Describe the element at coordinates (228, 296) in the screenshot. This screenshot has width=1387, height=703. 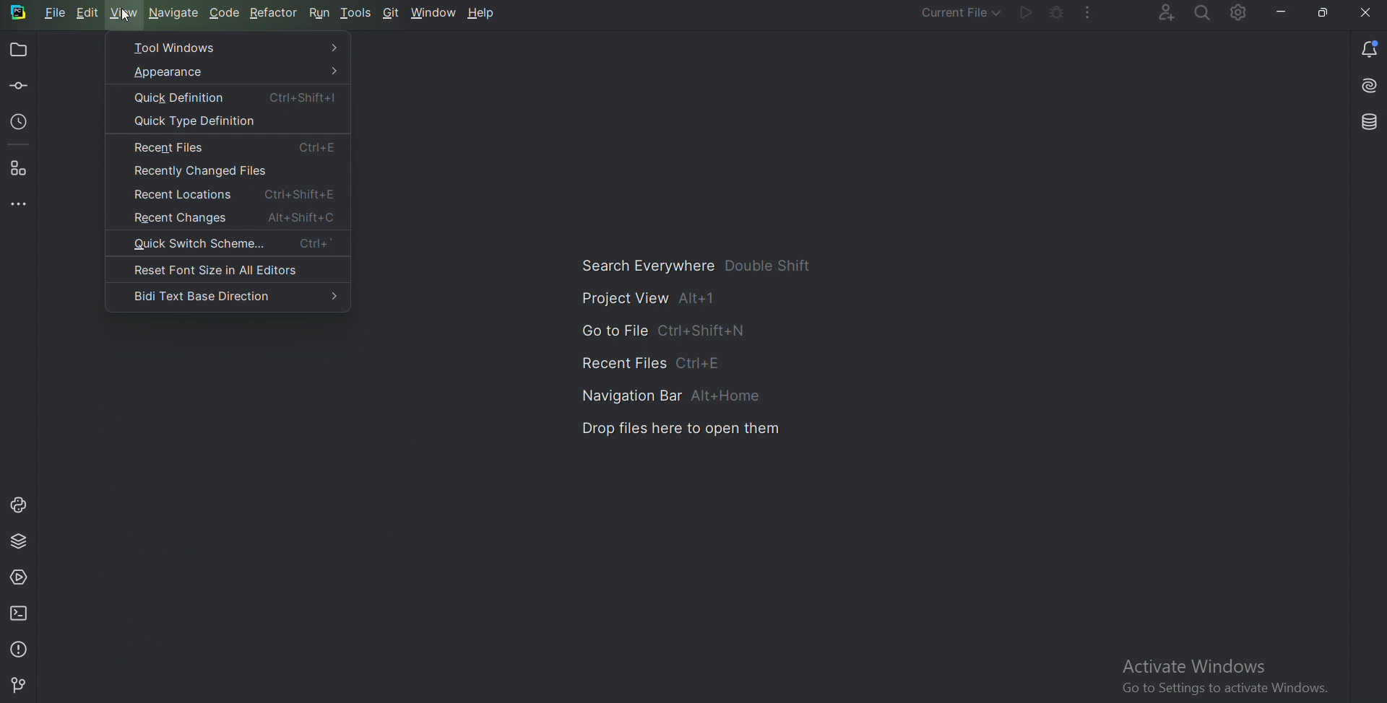
I see `Bidi text base direction` at that location.